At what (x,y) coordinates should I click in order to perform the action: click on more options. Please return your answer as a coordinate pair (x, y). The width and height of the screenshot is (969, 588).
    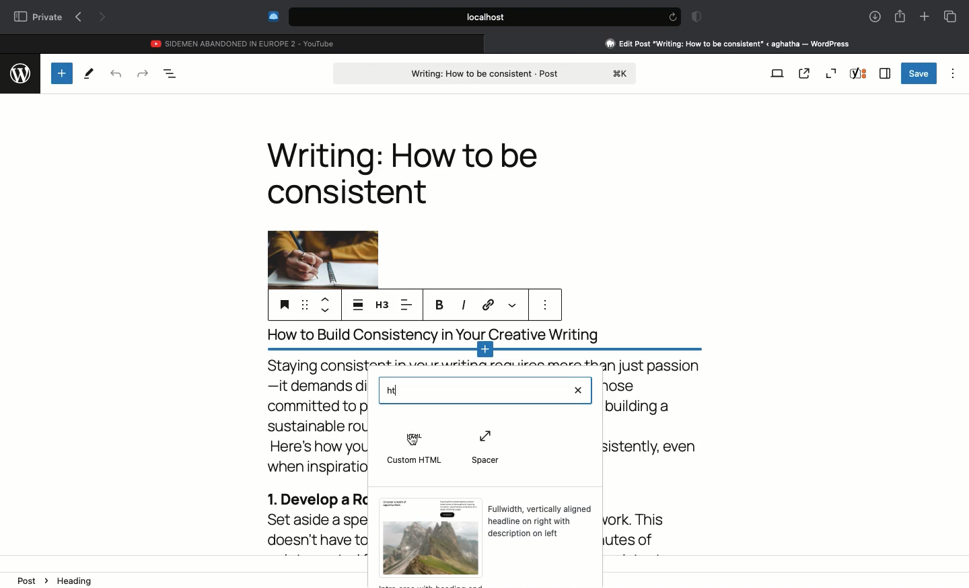
    Looking at the image, I should click on (548, 306).